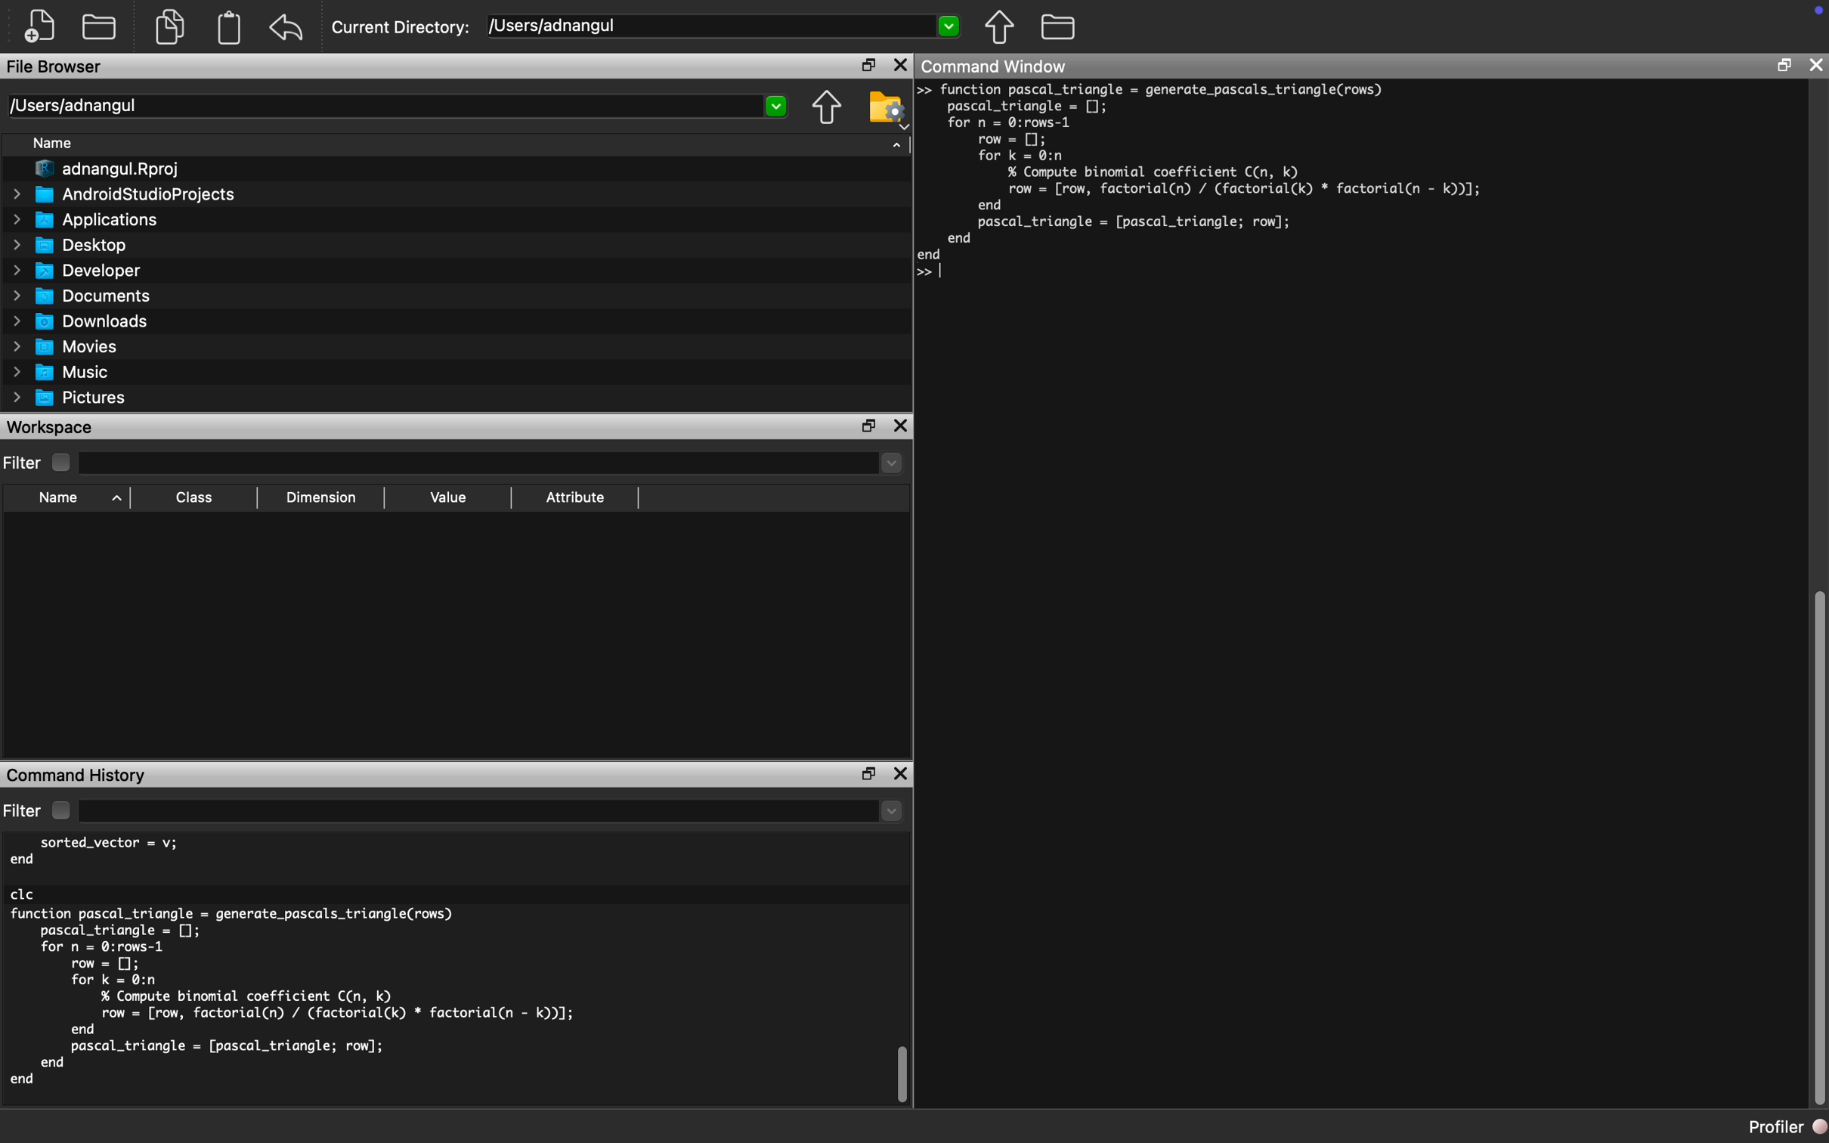 The height and width of the screenshot is (1143, 1829). Describe the element at coordinates (70, 400) in the screenshot. I see `Pictures` at that location.